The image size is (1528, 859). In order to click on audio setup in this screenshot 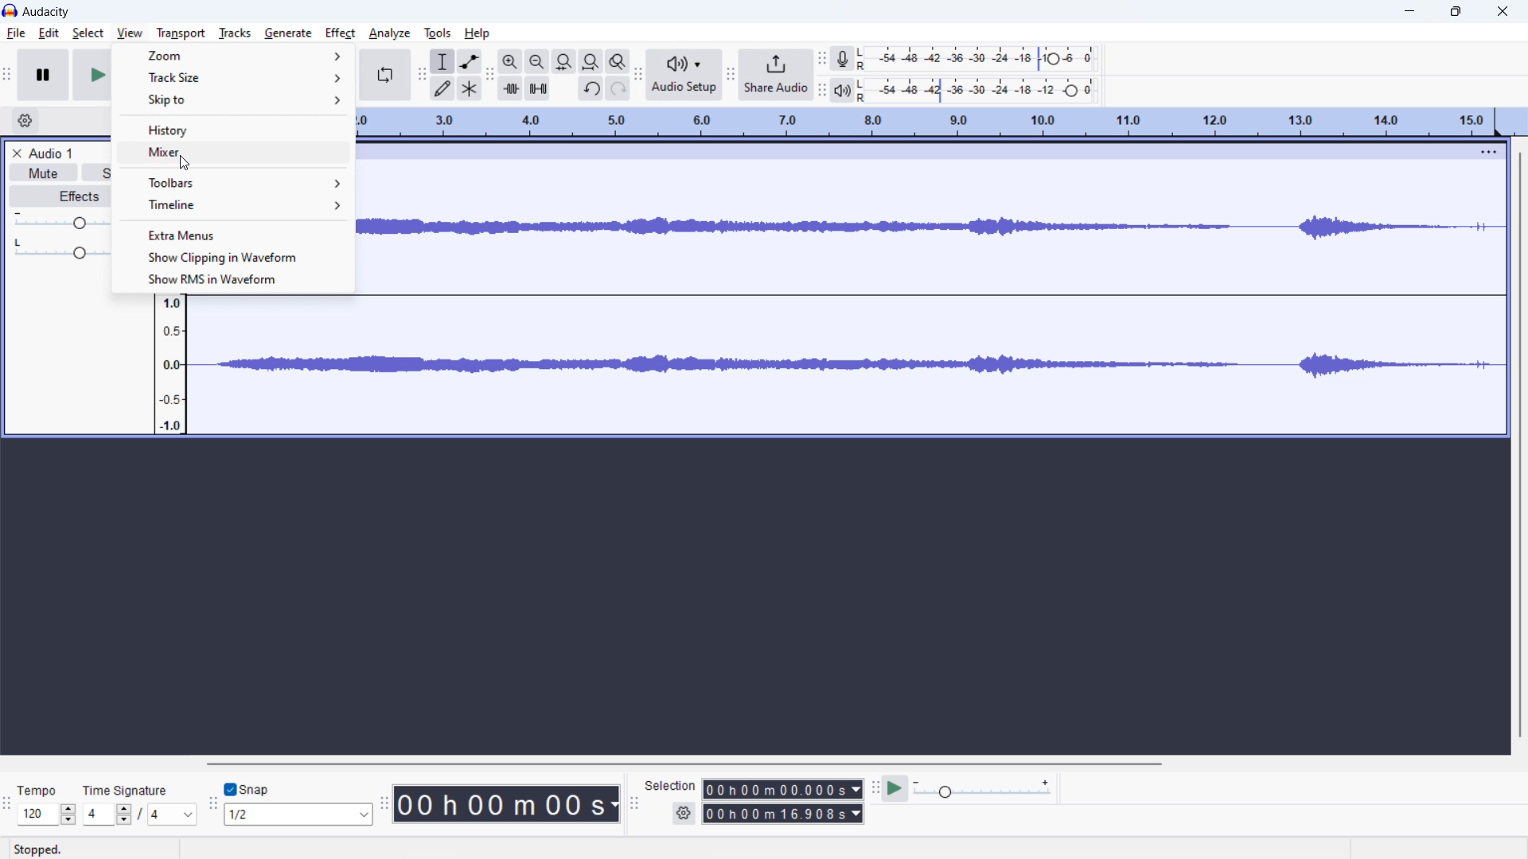, I will do `click(684, 76)`.